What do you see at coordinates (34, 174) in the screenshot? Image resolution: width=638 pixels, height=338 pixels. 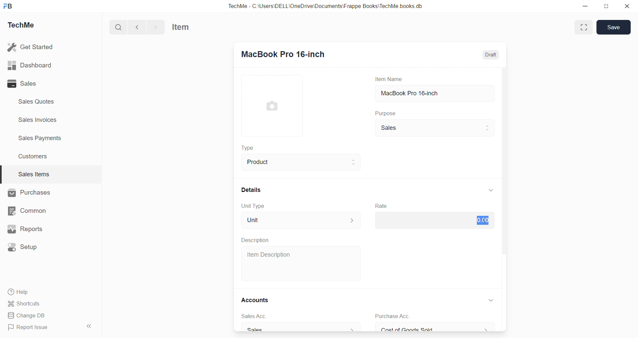 I see `Sales Items` at bounding box center [34, 174].